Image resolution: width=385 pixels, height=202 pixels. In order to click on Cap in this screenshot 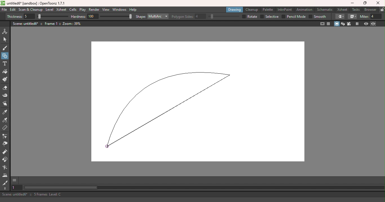, I will do `click(340, 17)`.